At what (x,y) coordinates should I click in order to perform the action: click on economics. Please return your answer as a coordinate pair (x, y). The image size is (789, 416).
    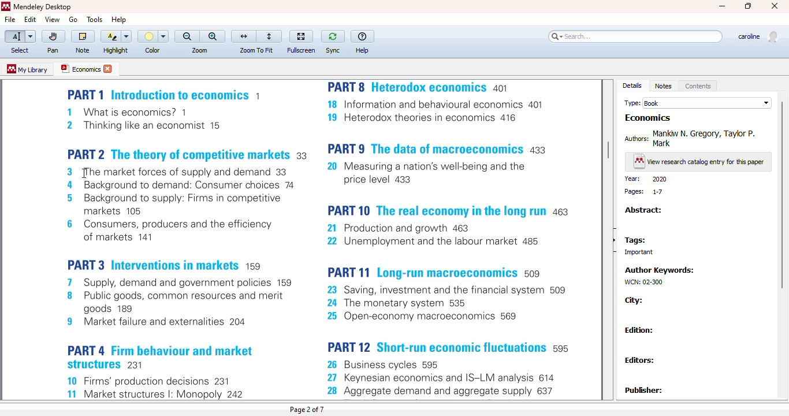
    Looking at the image, I should click on (648, 118).